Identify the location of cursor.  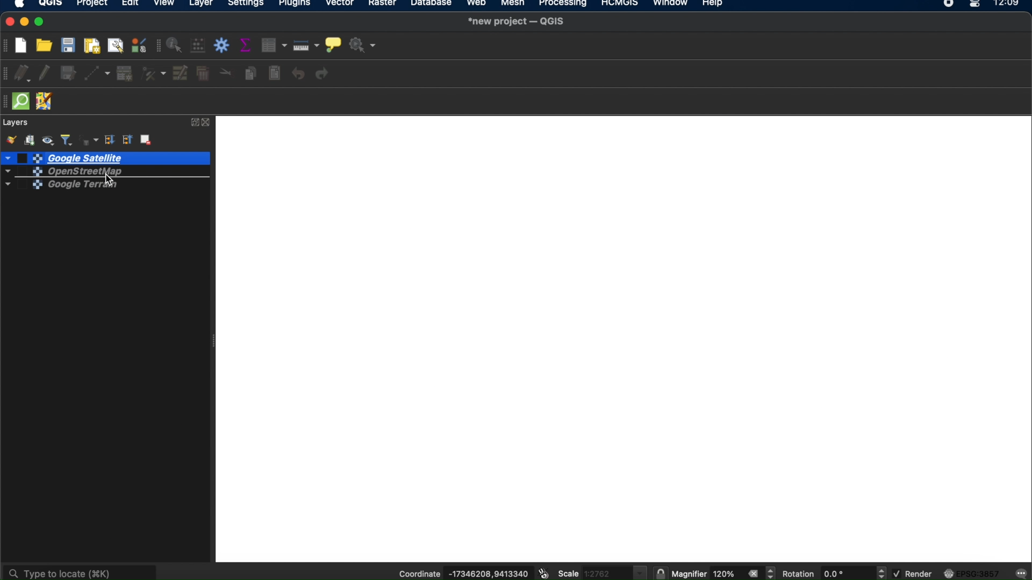
(109, 180).